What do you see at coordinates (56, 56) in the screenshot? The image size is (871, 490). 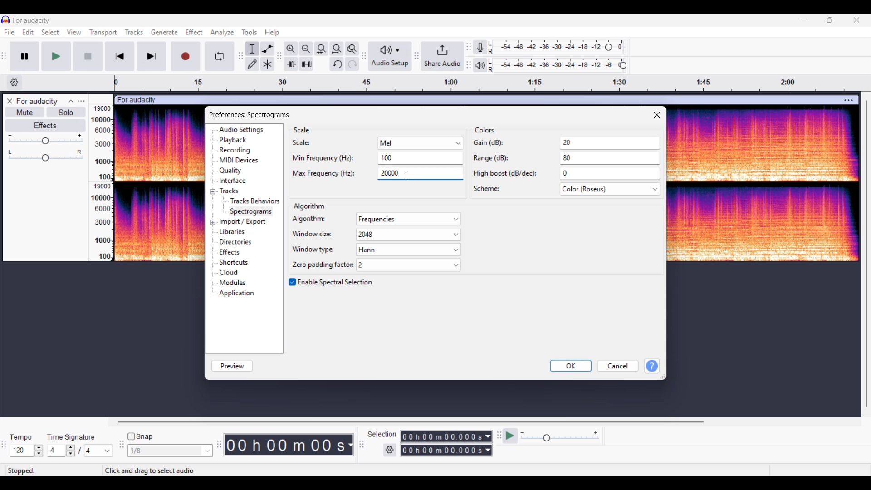 I see `Play/Play once` at bounding box center [56, 56].